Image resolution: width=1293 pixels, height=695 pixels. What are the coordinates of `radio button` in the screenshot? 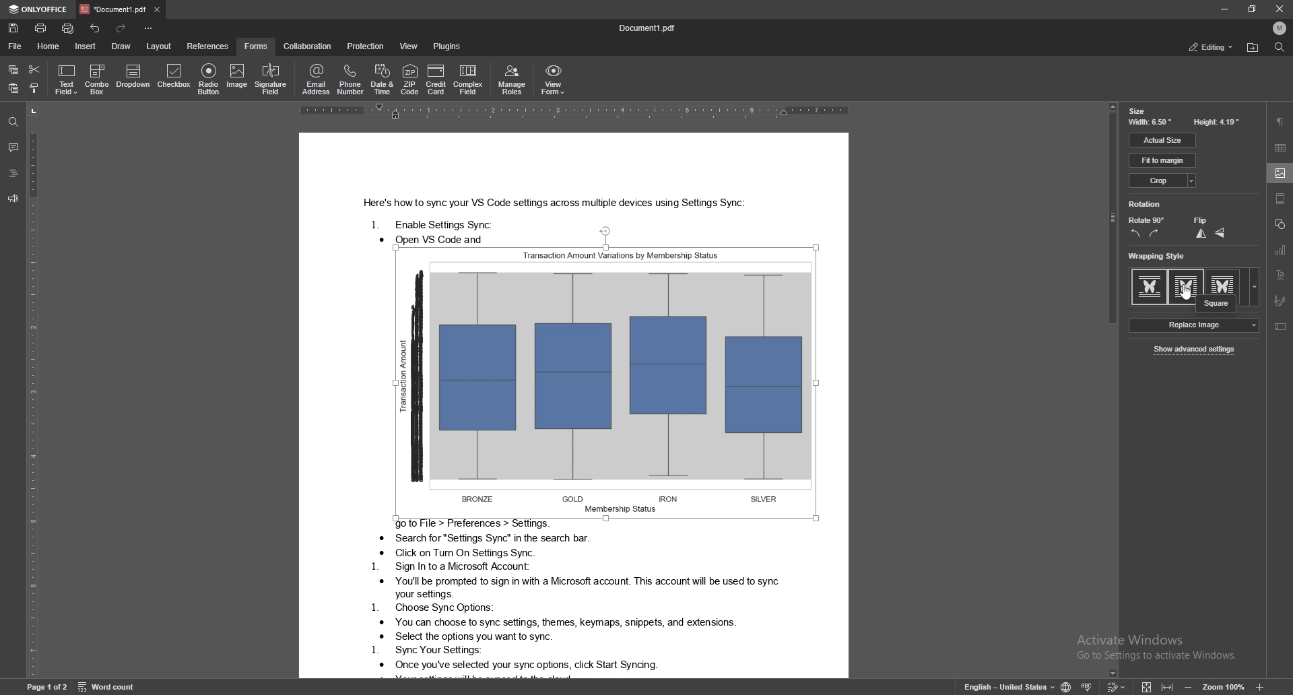 It's located at (209, 78).